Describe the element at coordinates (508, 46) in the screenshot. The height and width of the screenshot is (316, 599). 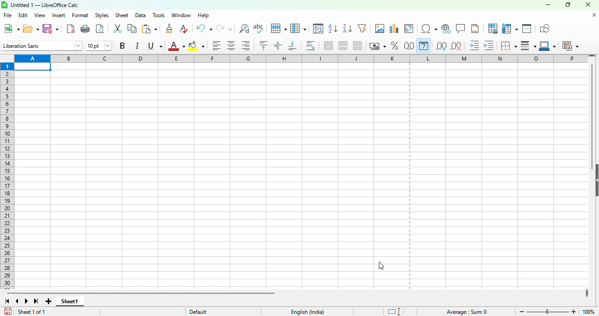
I see `borders` at that location.